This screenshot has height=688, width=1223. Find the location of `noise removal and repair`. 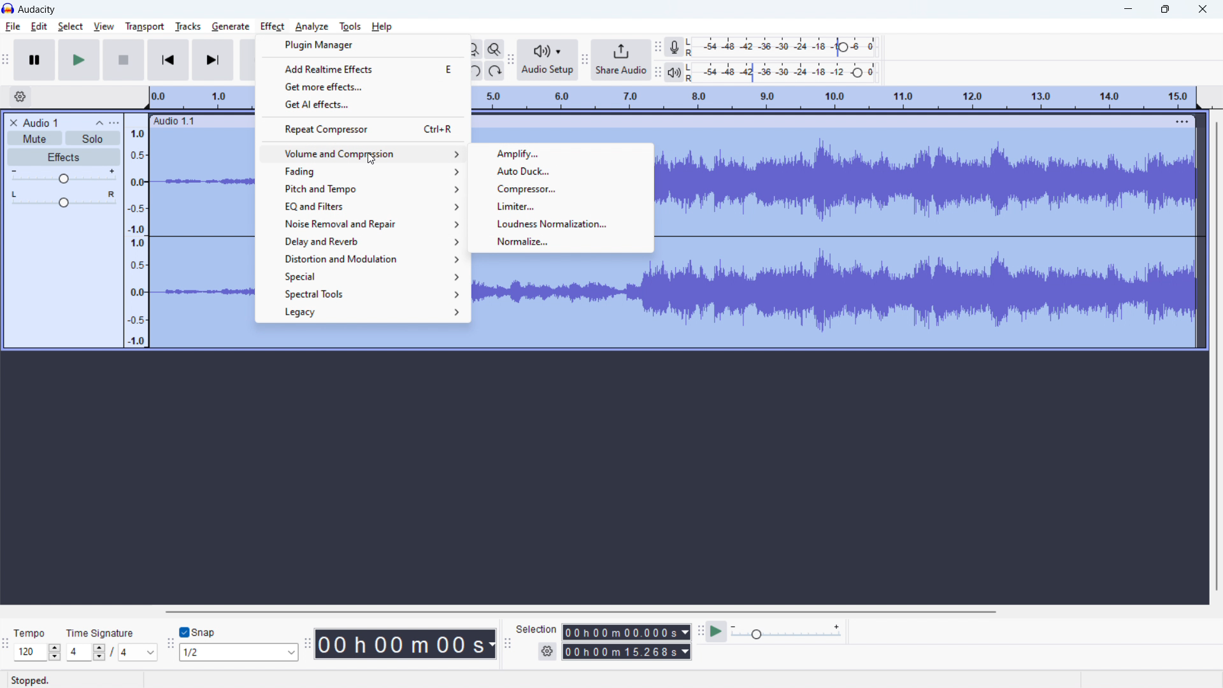

noise removal and repair is located at coordinates (360, 223).